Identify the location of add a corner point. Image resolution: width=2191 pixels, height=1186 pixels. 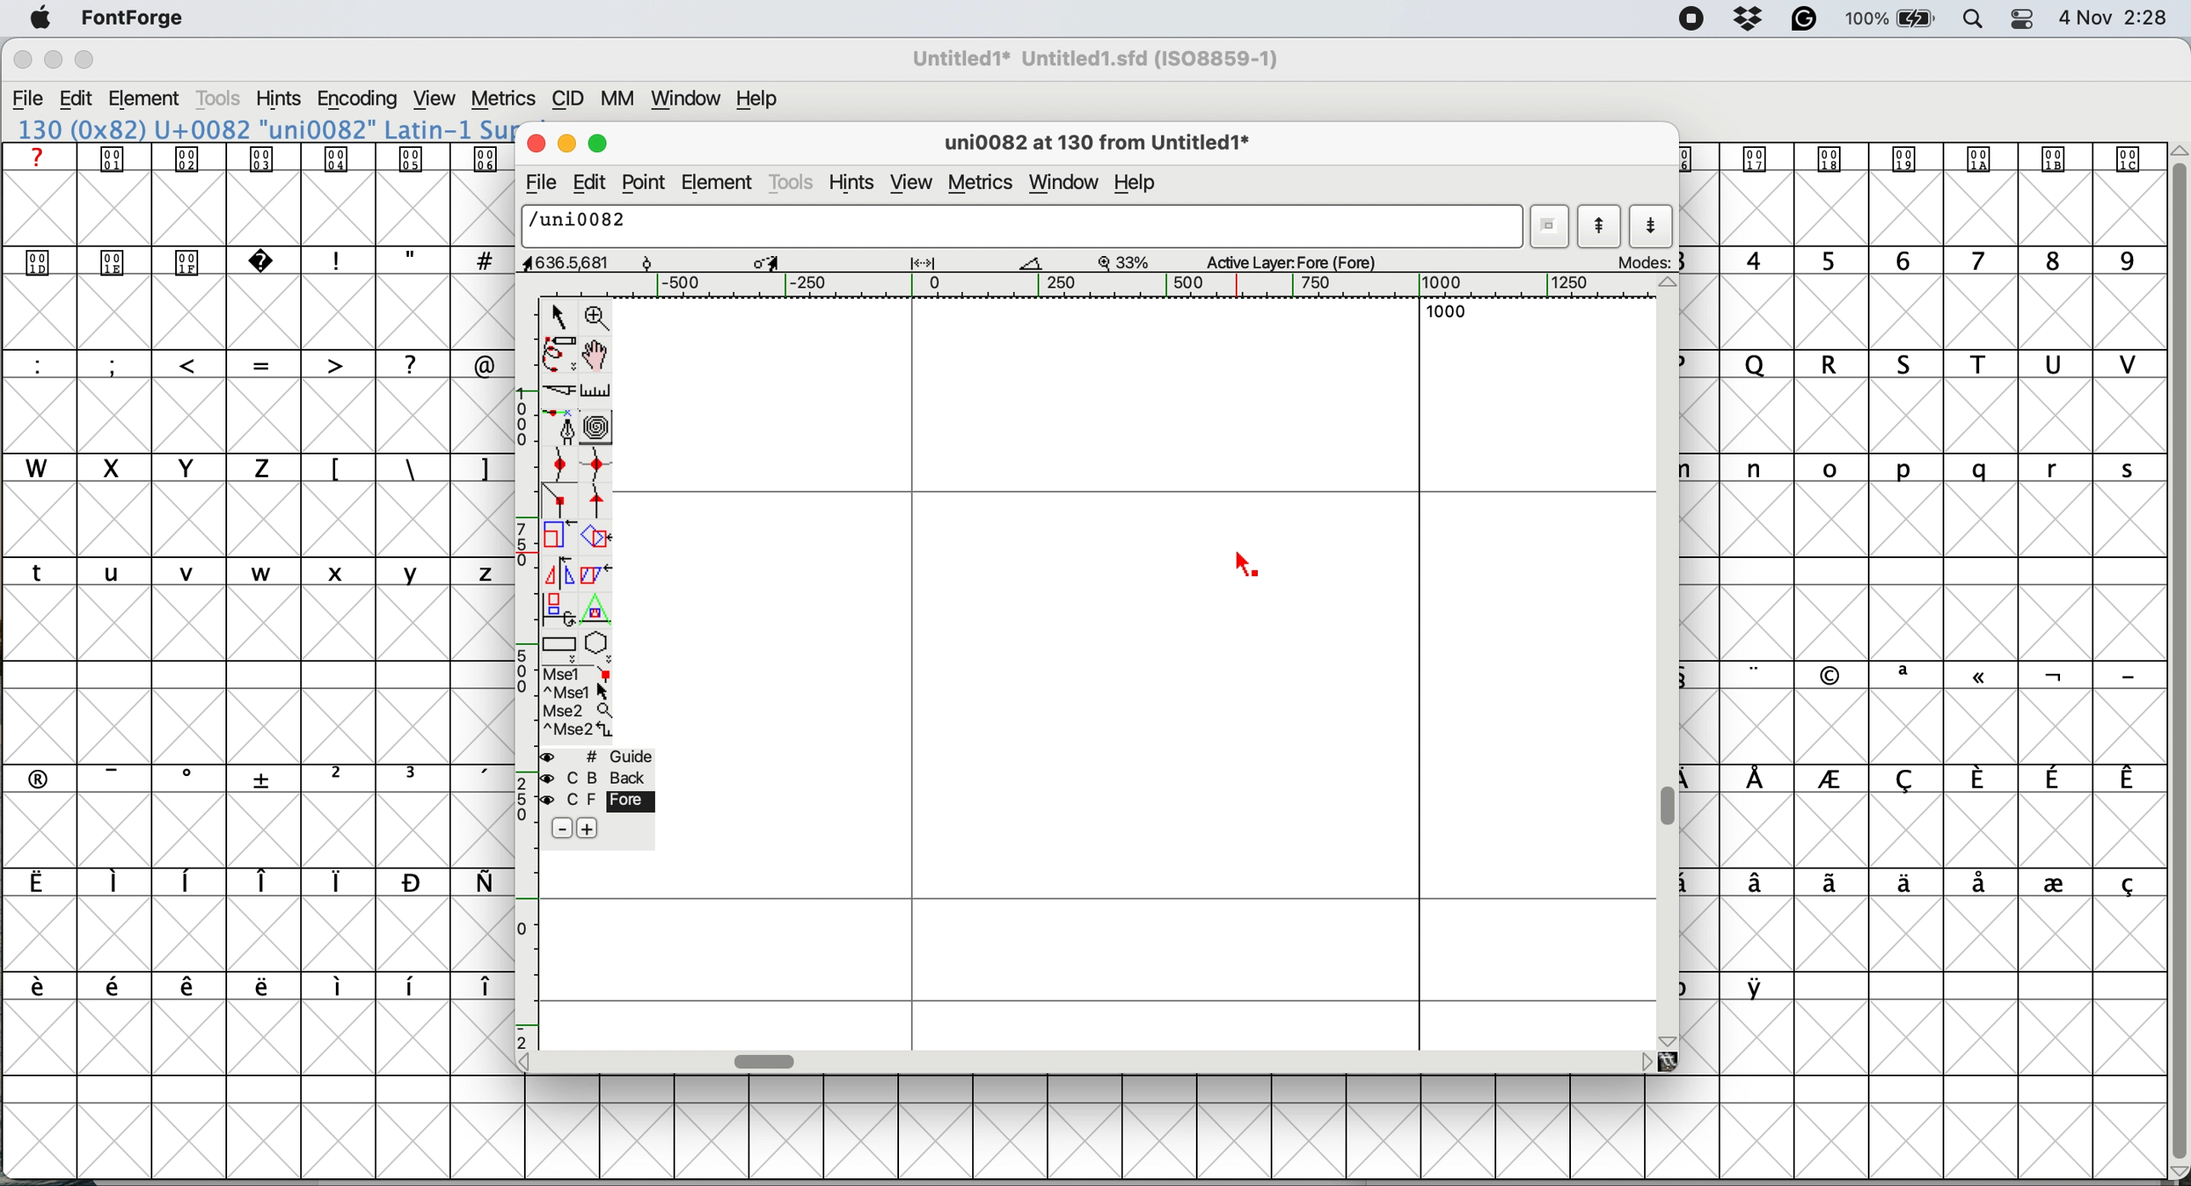
(560, 503).